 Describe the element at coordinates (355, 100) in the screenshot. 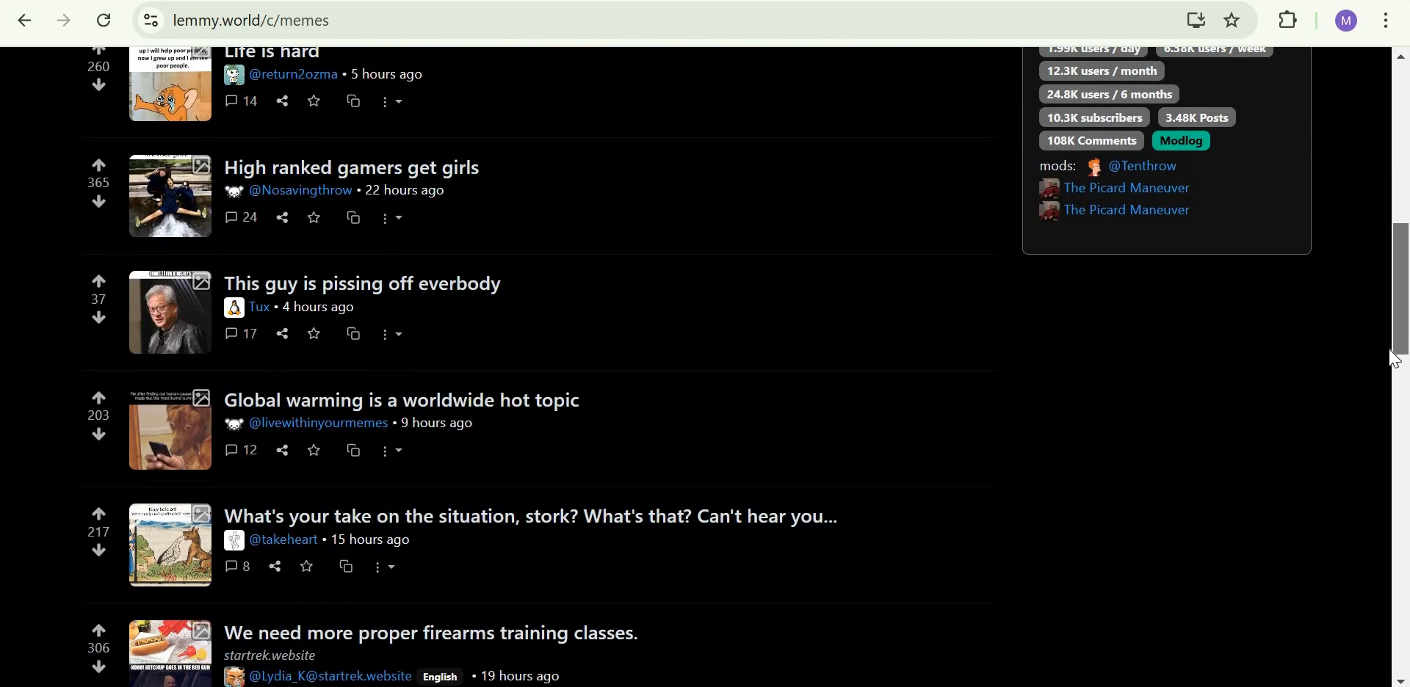

I see `cross-post` at that location.